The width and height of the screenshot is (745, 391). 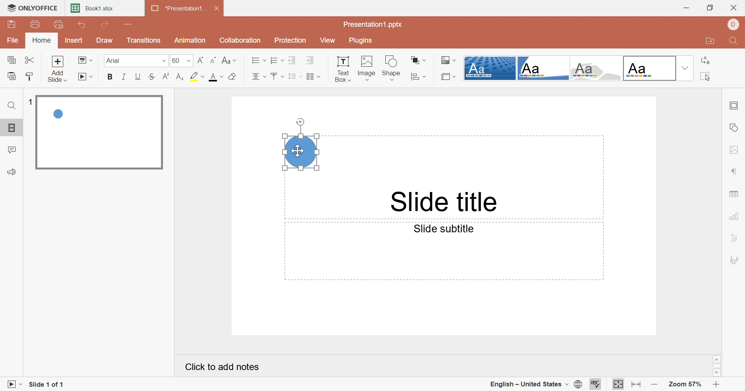 I want to click on 1, so click(x=32, y=103).